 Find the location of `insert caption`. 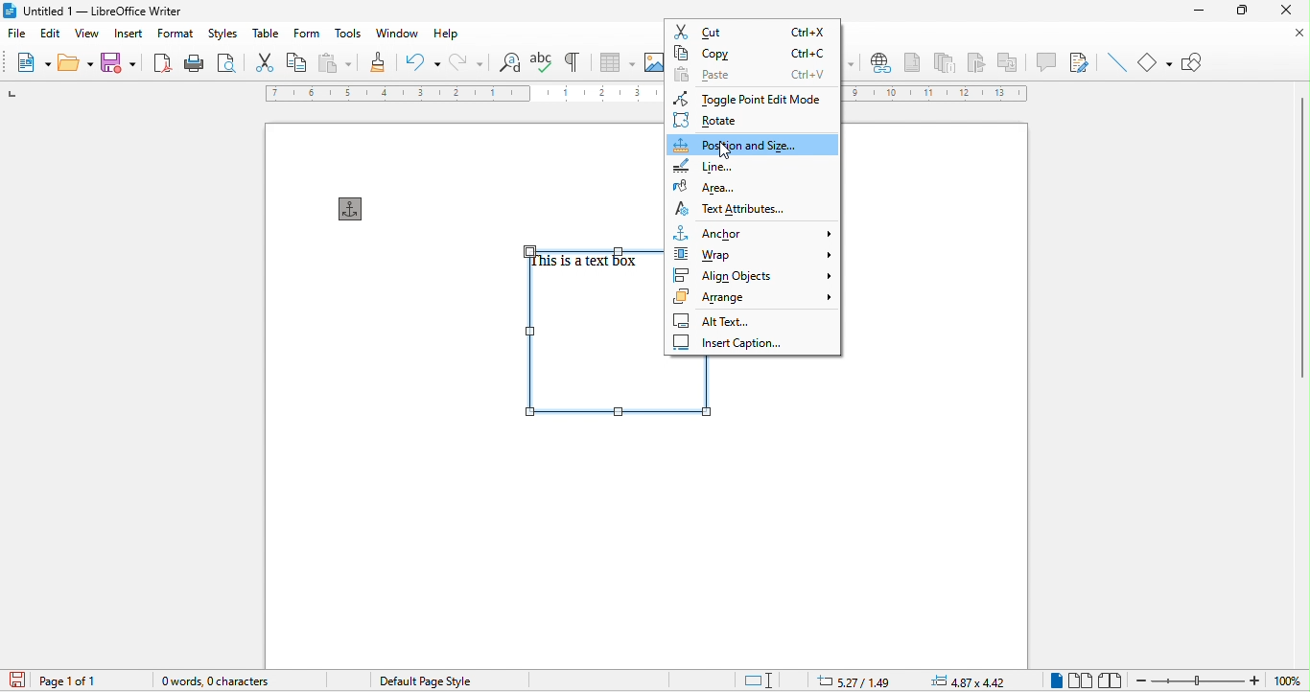

insert caption is located at coordinates (734, 341).